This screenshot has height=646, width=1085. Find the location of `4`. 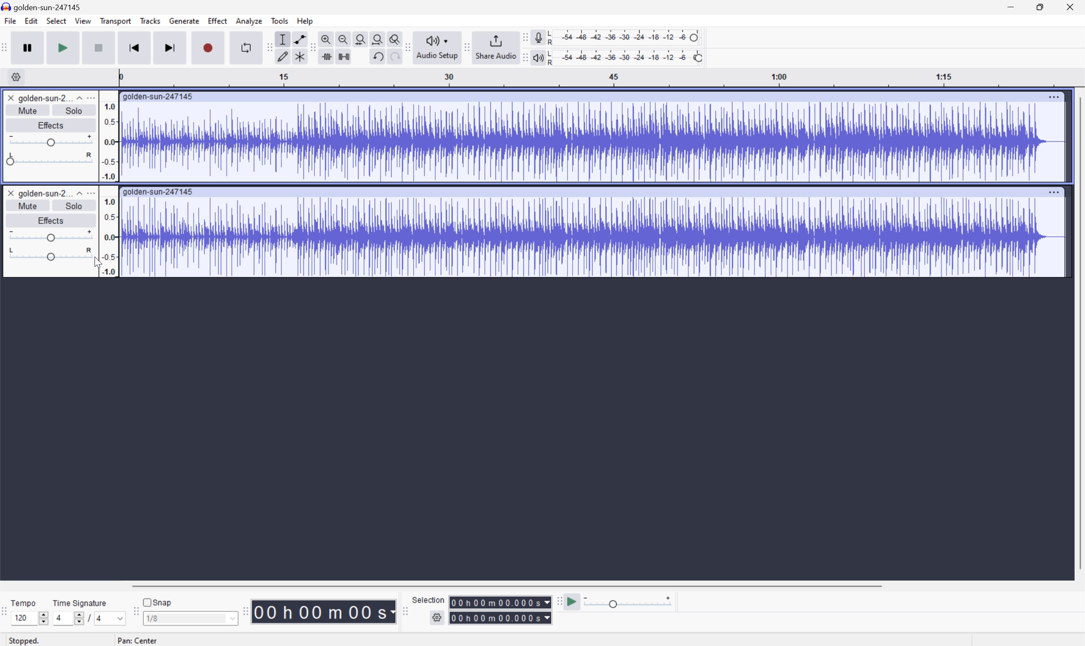

4 is located at coordinates (102, 618).